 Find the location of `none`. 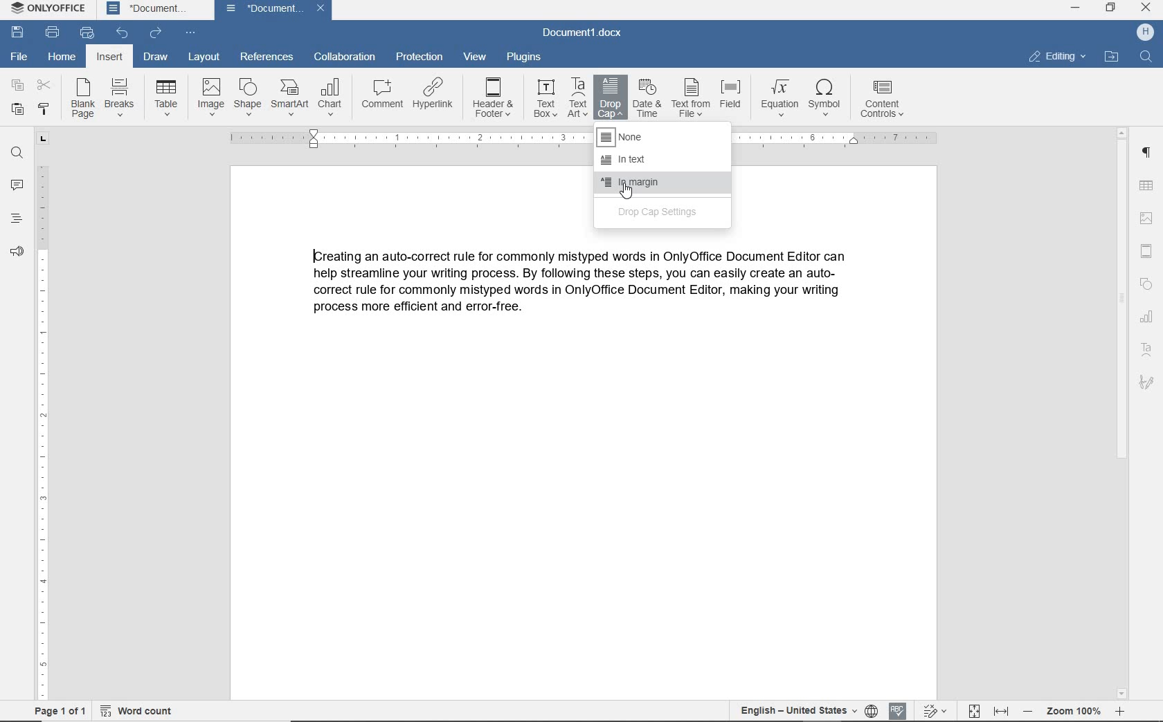

none is located at coordinates (662, 138).